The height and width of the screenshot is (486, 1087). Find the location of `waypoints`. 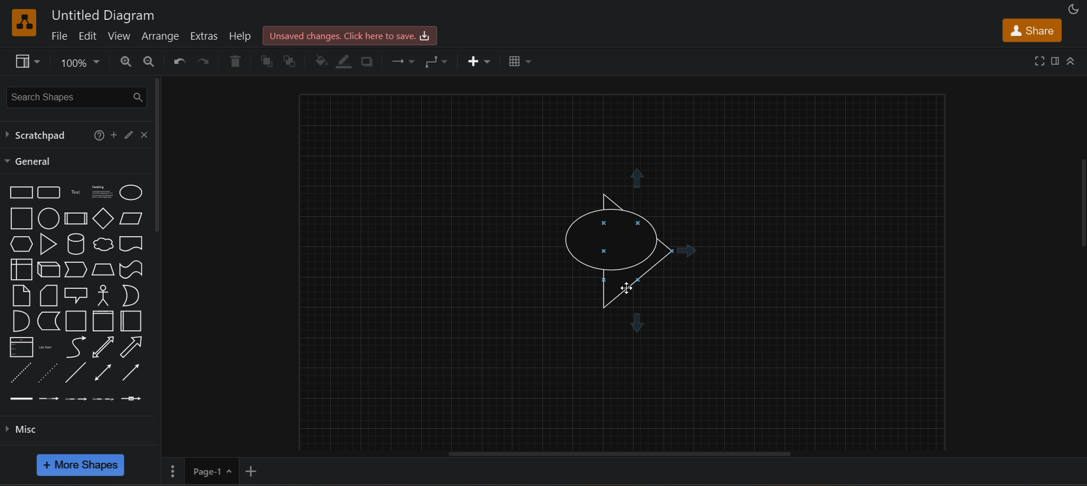

waypoints is located at coordinates (440, 62).